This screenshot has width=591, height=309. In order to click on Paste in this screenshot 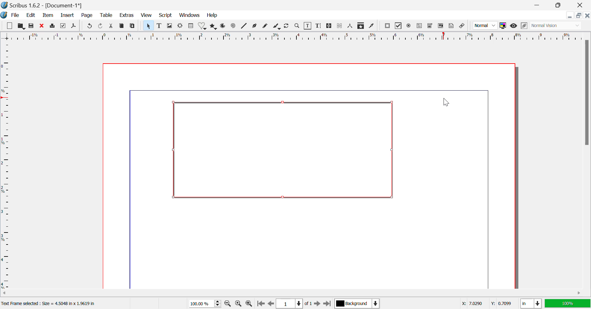, I will do `click(133, 26)`.